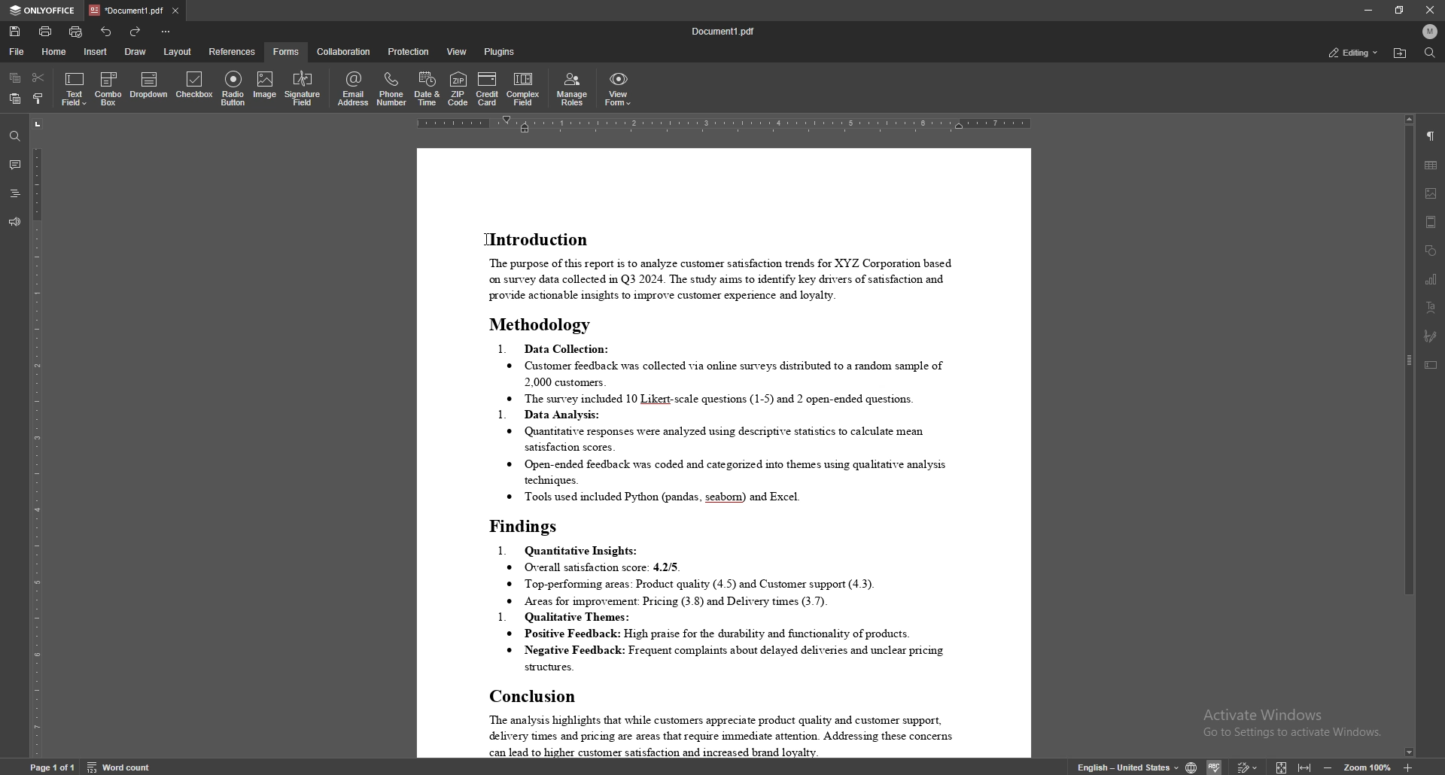  I want to click on fit to width, so click(1306, 767).